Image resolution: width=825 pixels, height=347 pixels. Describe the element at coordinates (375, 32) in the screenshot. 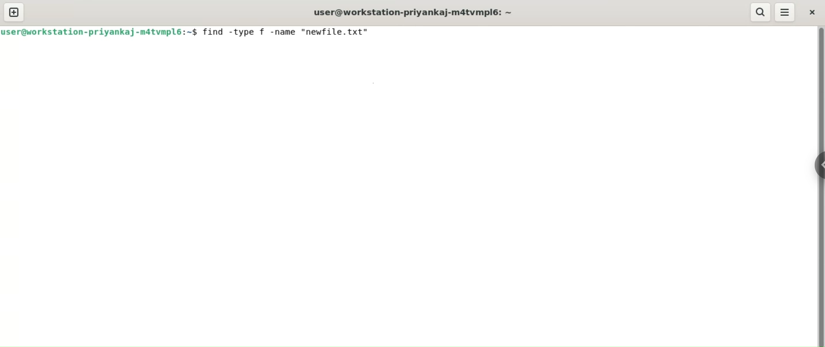

I see `cursor` at that location.